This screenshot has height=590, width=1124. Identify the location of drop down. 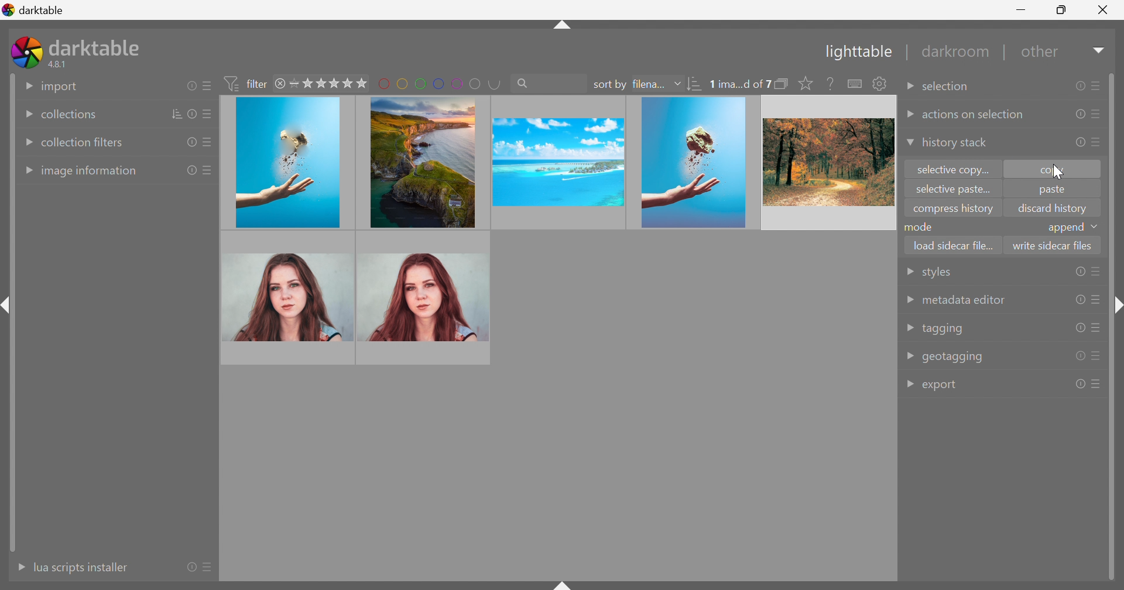
(1097, 227).